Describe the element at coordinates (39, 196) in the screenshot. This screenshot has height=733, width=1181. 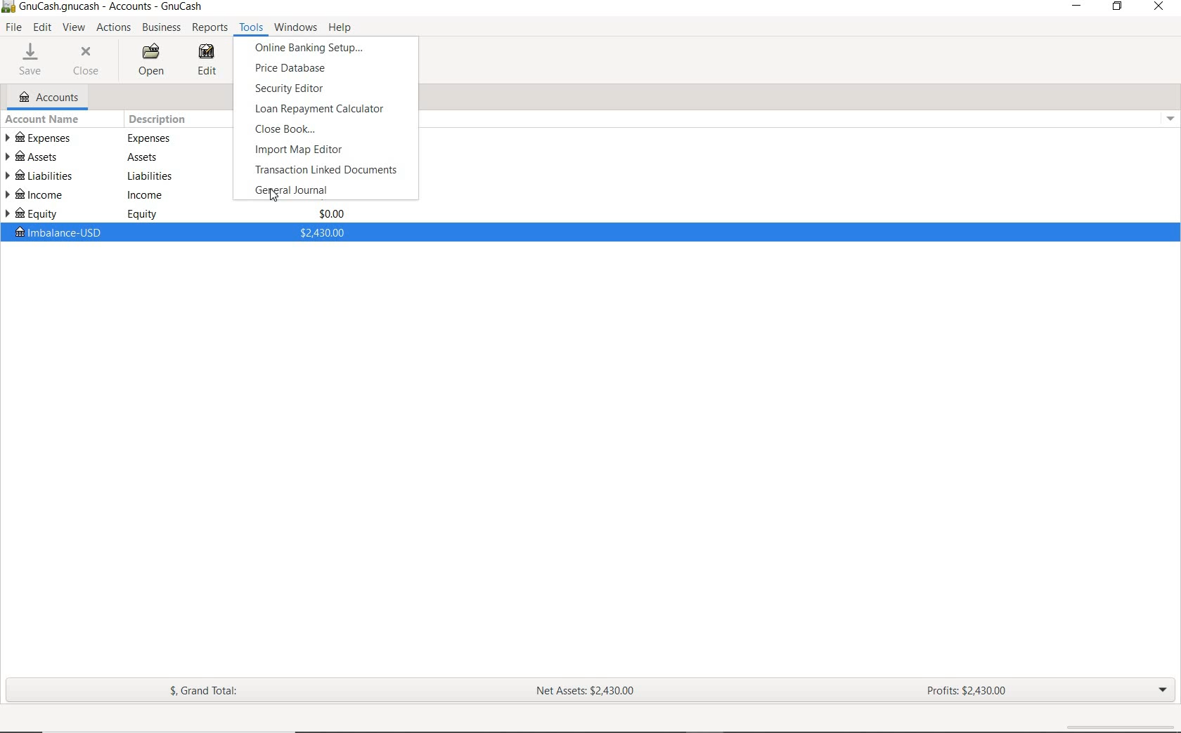
I see `INCOME` at that location.